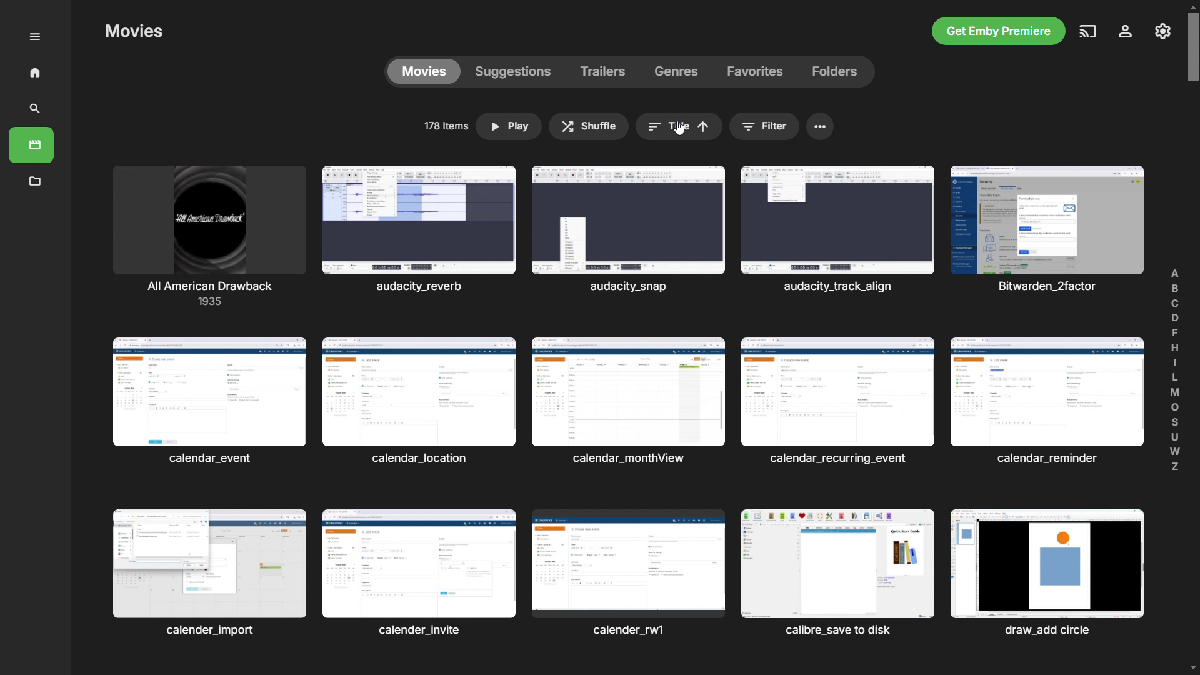 The height and width of the screenshot is (675, 1200). I want to click on , so click(1047, 402).